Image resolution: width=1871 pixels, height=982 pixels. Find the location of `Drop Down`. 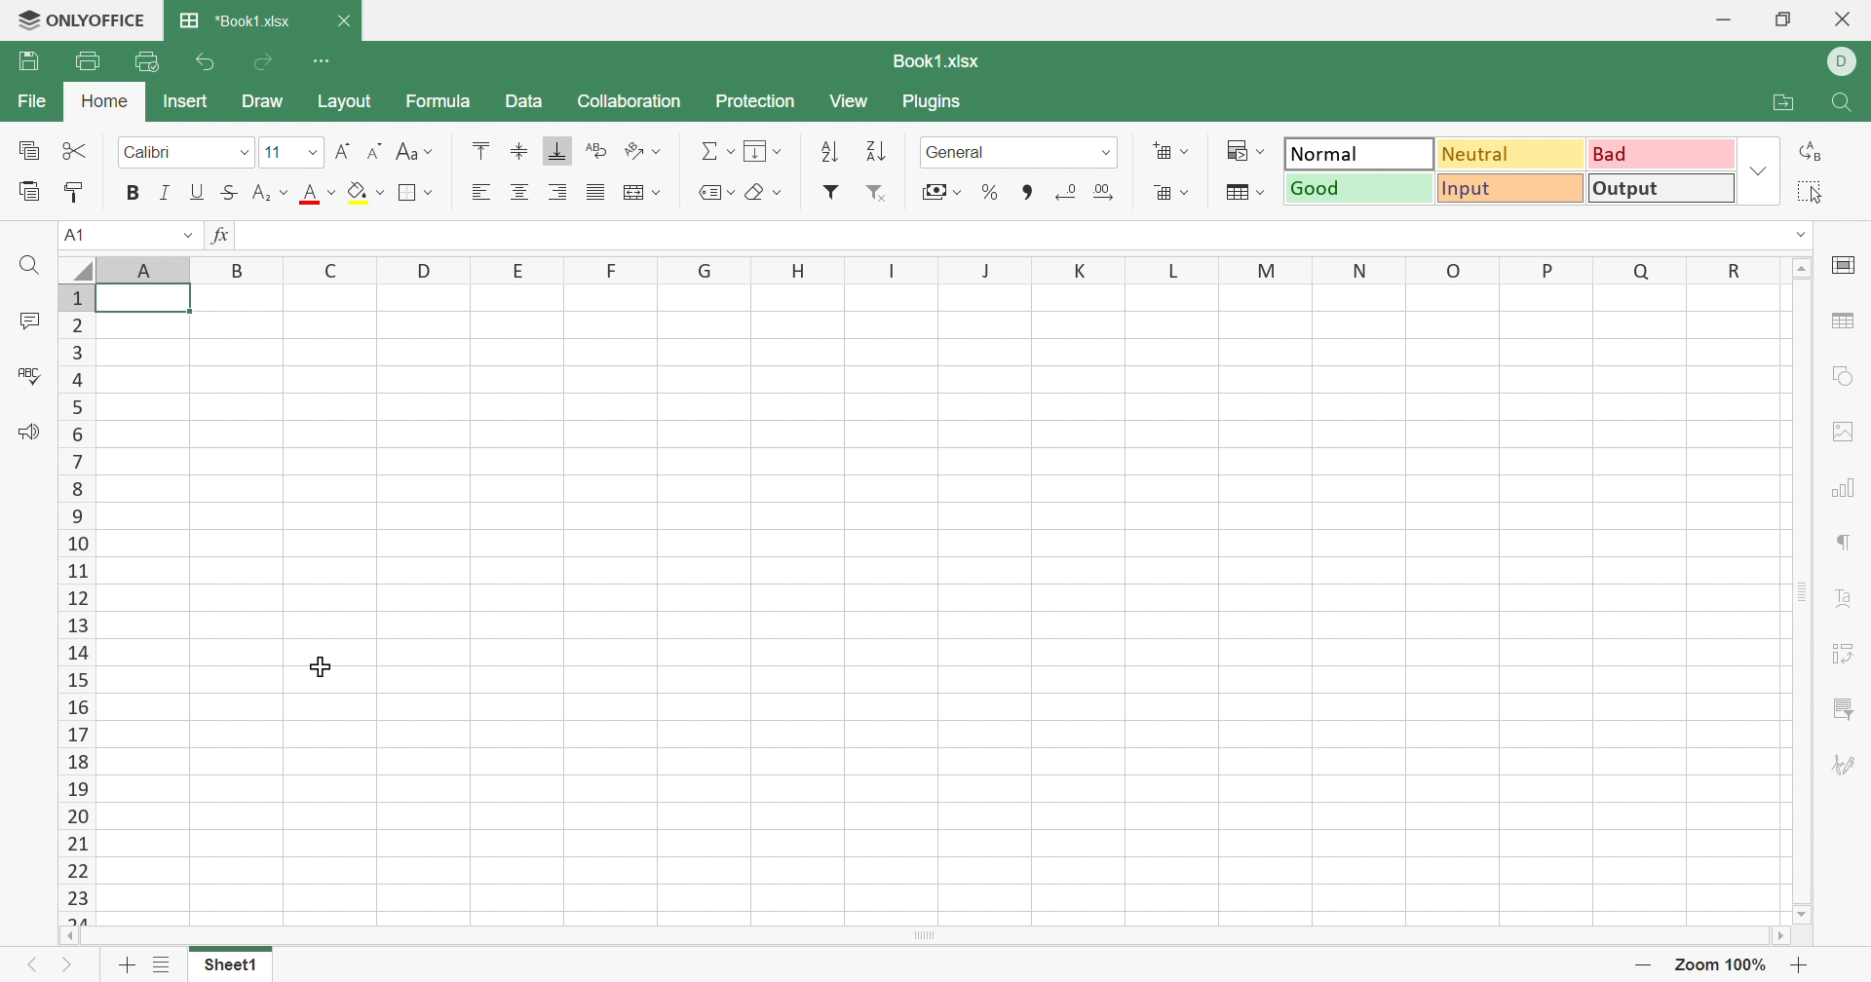

Drop Down is located at coordinates (1267, 150).